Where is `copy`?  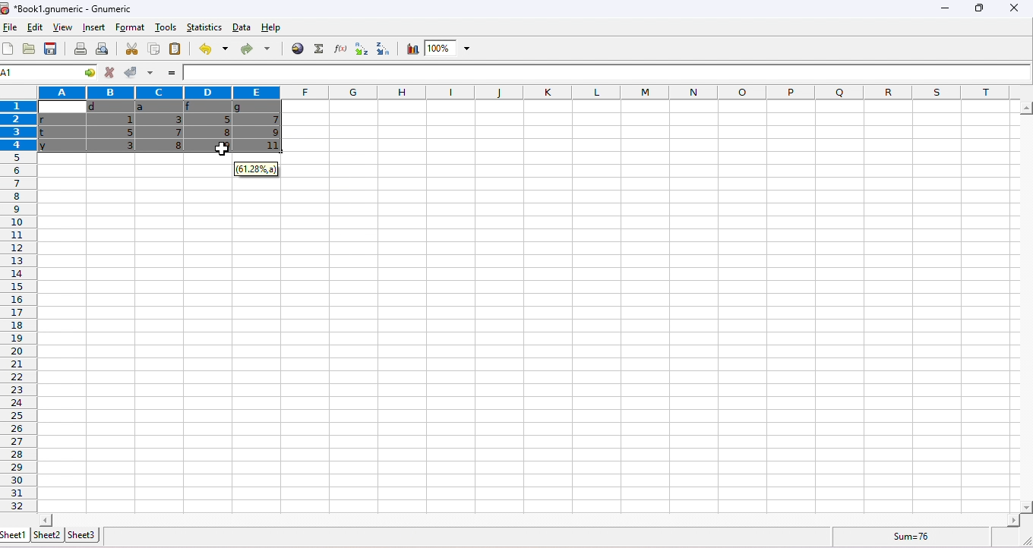 copy is located at coordinates (153, 49).